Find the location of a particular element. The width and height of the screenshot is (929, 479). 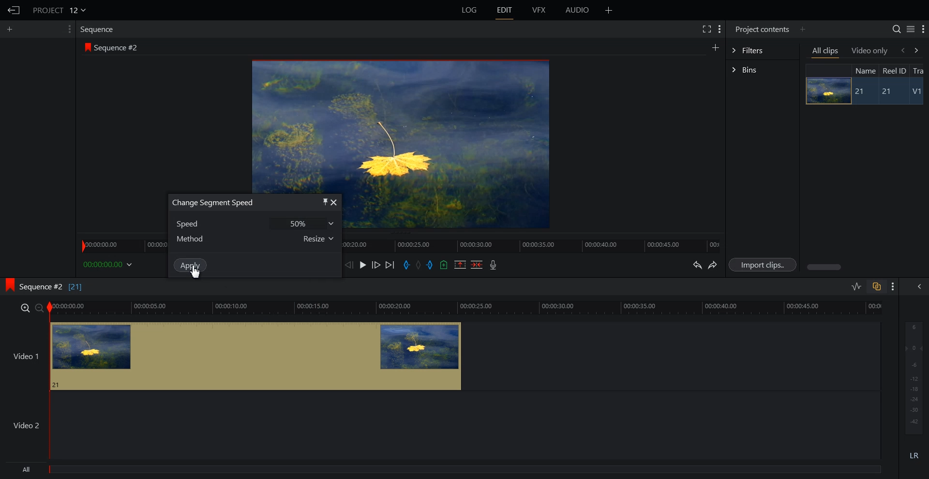

V1 is located at coordinates (918, 92).